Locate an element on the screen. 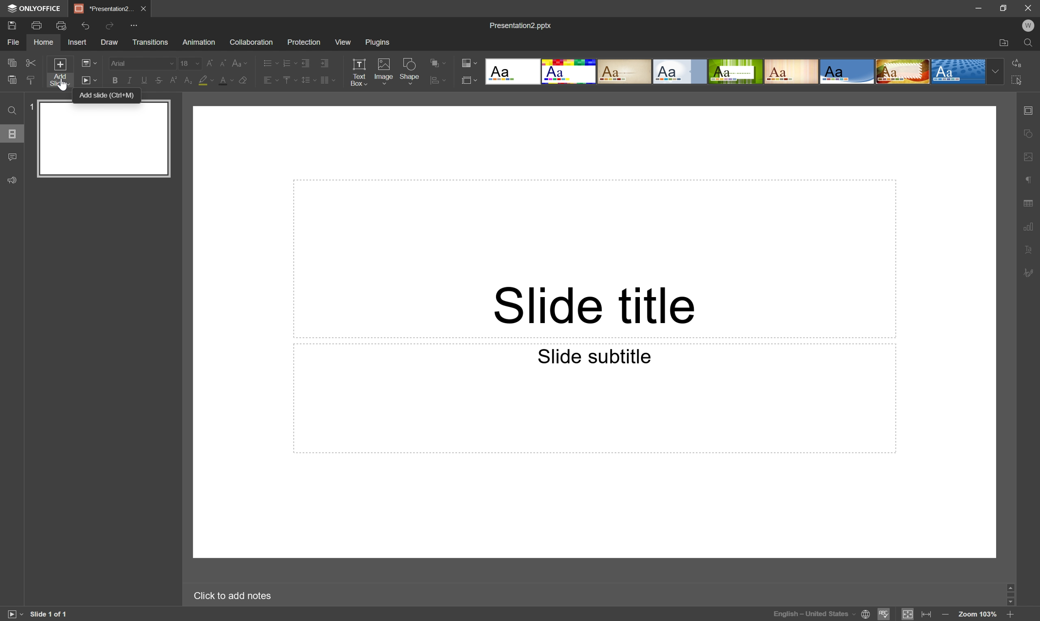 The image size is (1040, 621). Change slide layout is located at coordinates (89, 63).